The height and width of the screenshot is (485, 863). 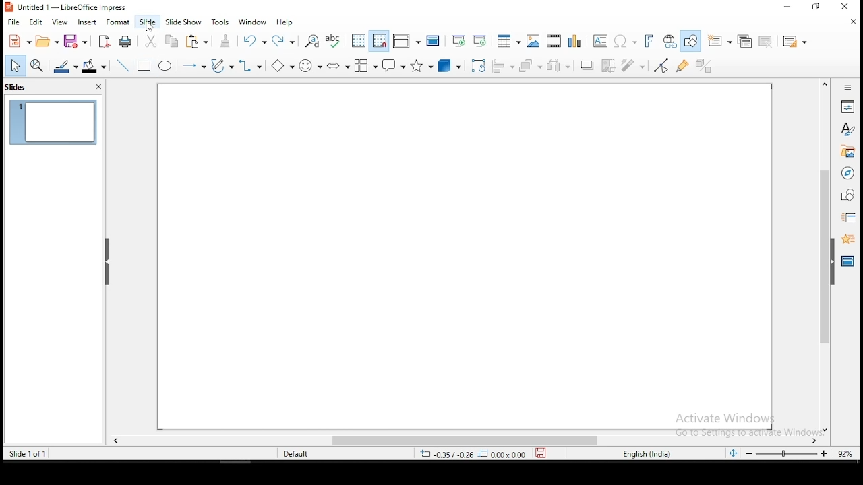 What do you see at coordinates (18, 87) in the screenshot?
I see `slides` at bounding box center [18, 87].